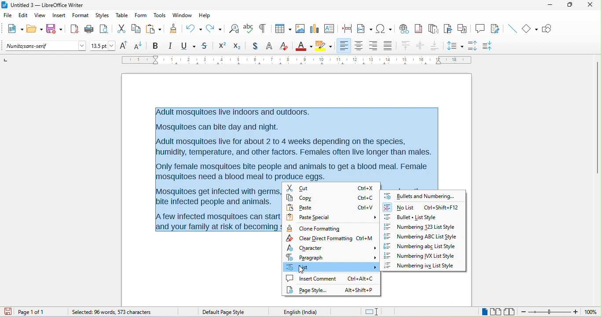  Describe the element at coordinates (46, 5) in the screenshot. I see `Untitled 3 — LibreOffice Writer` at that location.